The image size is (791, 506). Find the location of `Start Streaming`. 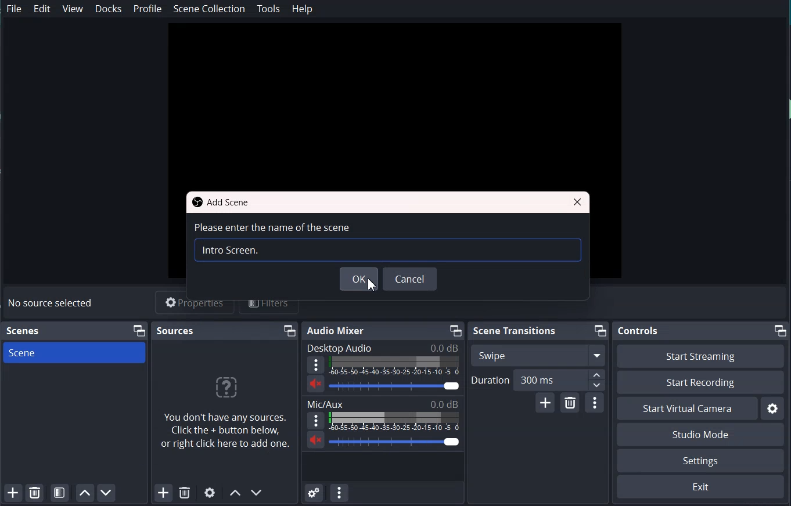

Start Streaming is located at coordinates (700, 356).